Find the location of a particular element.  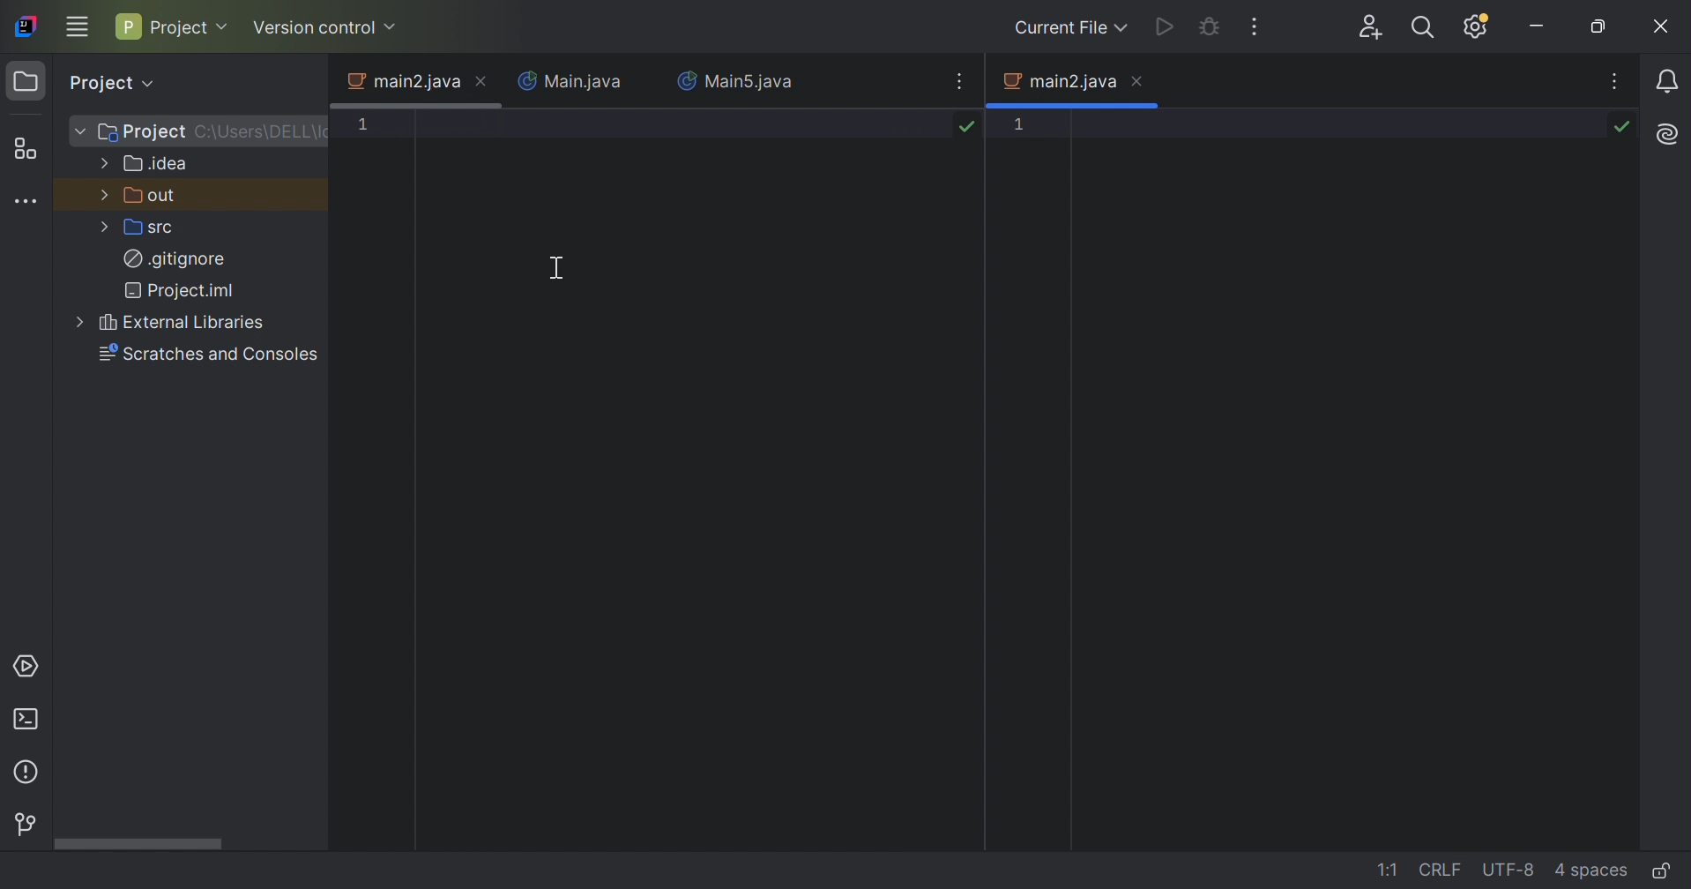

Notifications is located at coordinates (1668, 84).